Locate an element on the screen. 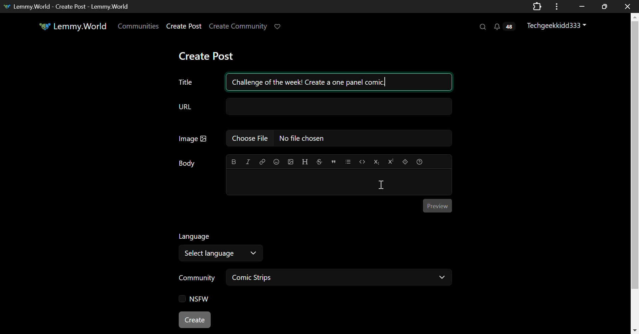 The width and height of the screenshot is (639, 334). Image: No File chosen is located at coordinates (315, 139).